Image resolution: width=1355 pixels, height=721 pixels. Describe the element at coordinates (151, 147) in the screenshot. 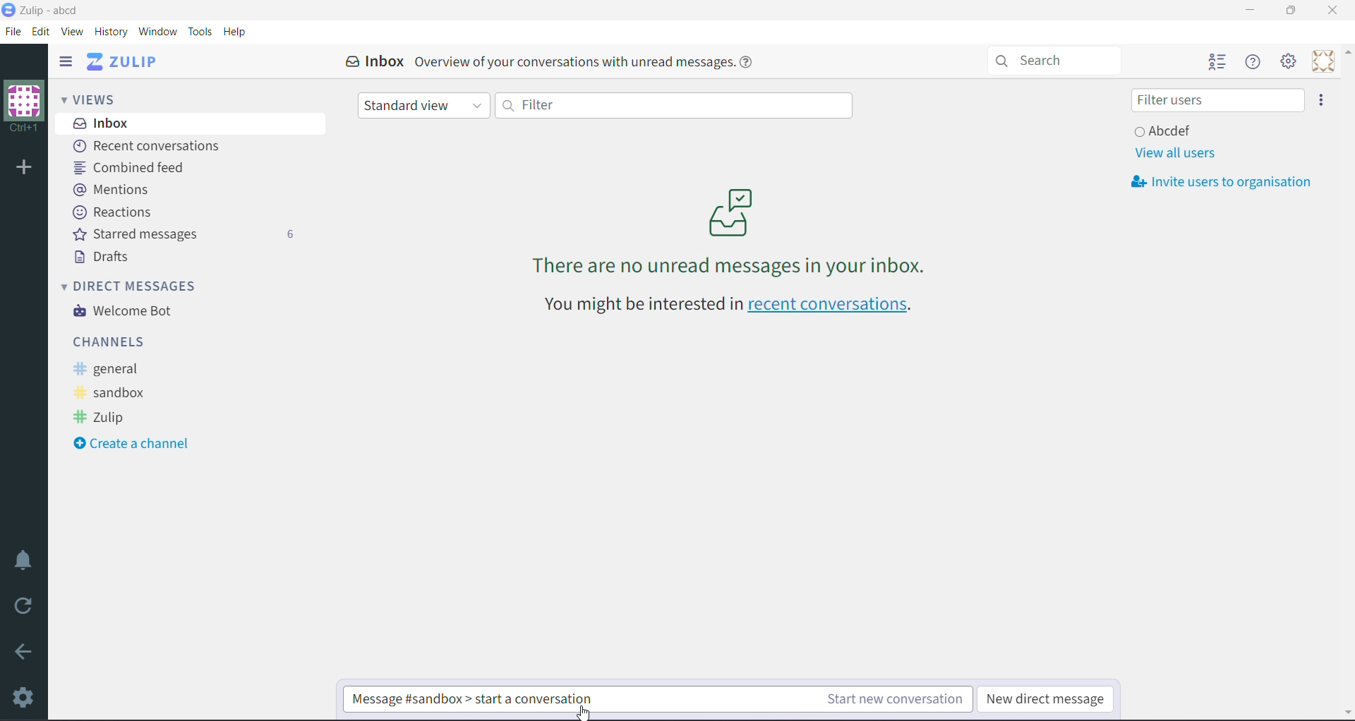

I see `Recent conversations` at that location.